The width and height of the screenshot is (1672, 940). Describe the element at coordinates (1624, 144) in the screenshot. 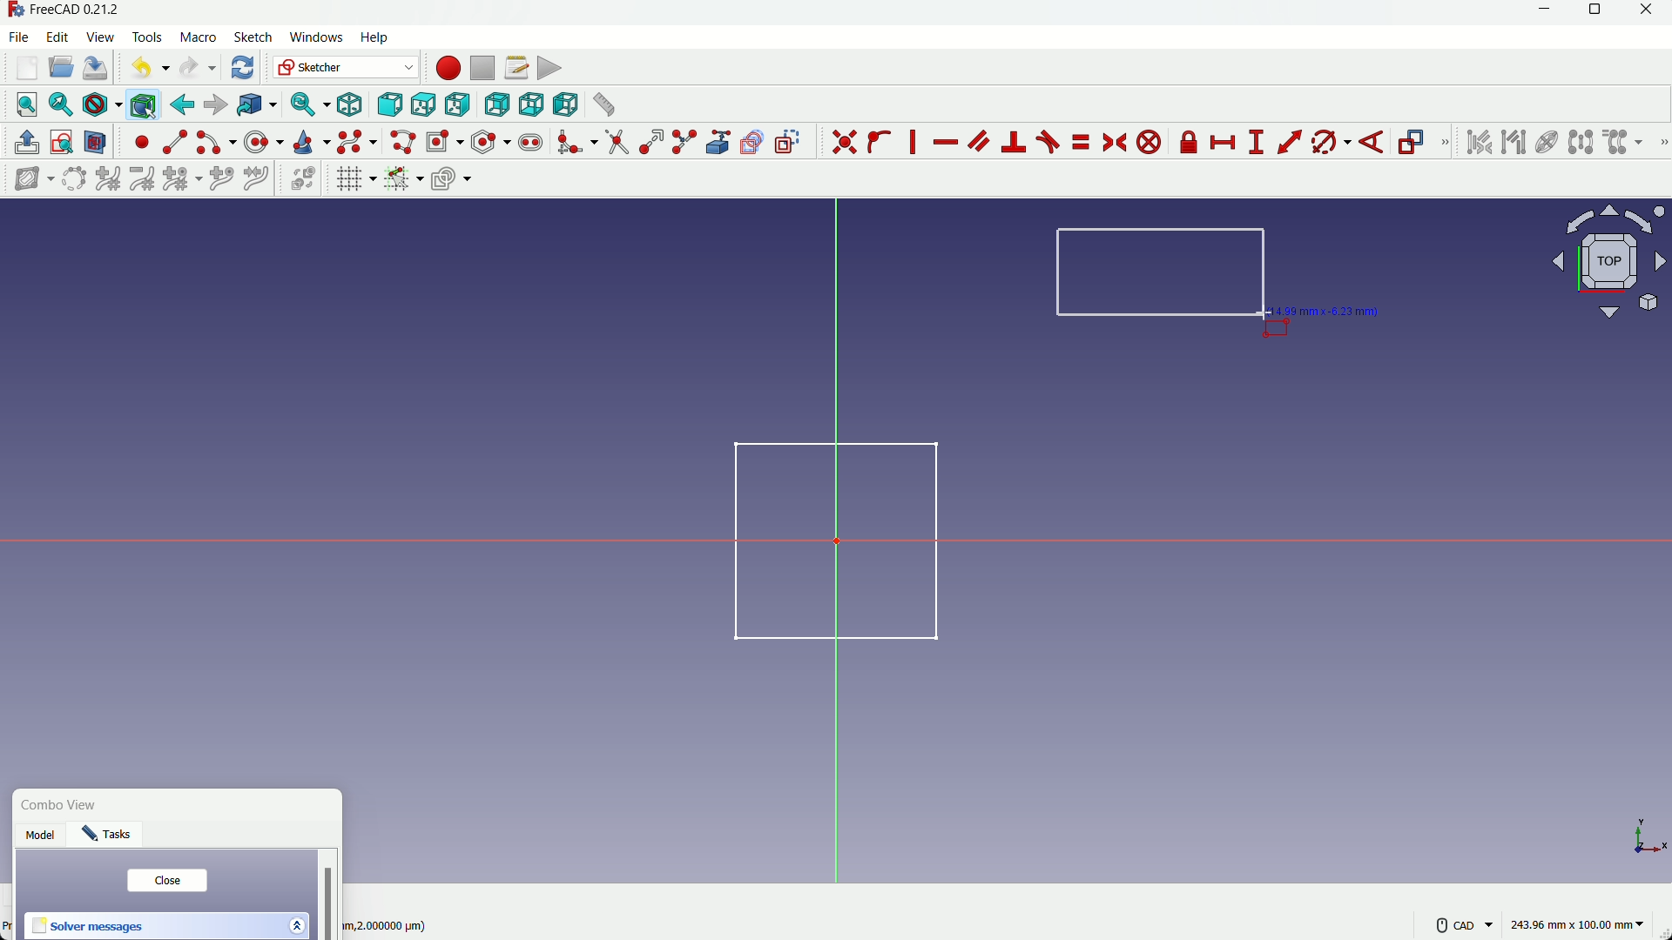

I see `clone` at that location.